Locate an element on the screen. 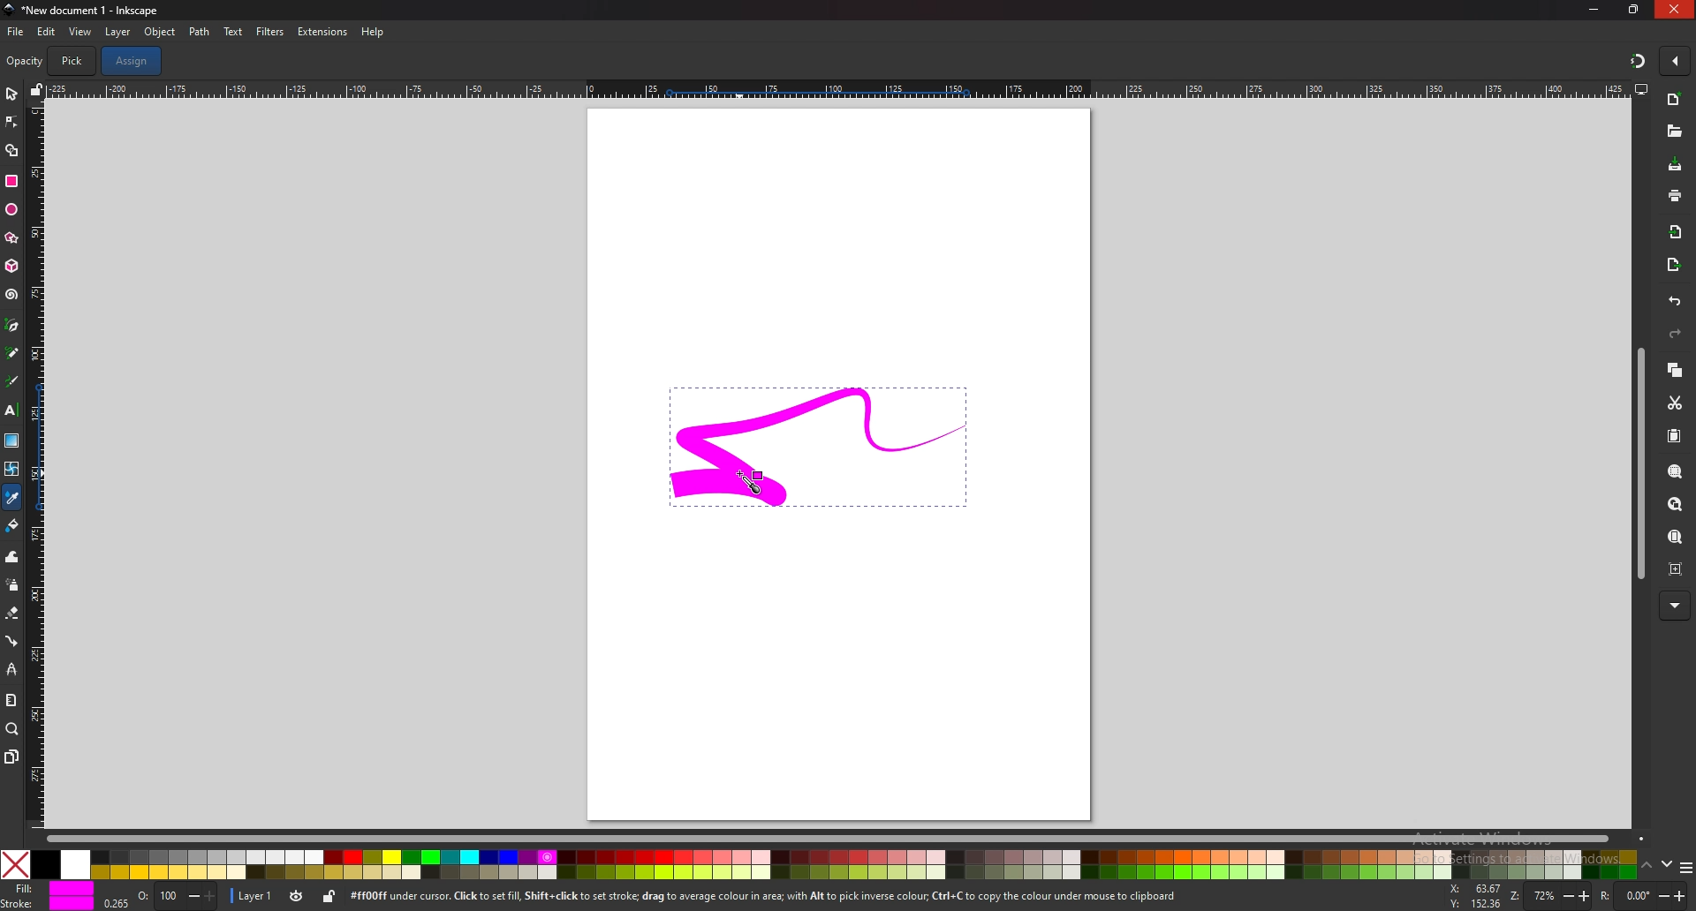  text is located at coordinates (235, 31).